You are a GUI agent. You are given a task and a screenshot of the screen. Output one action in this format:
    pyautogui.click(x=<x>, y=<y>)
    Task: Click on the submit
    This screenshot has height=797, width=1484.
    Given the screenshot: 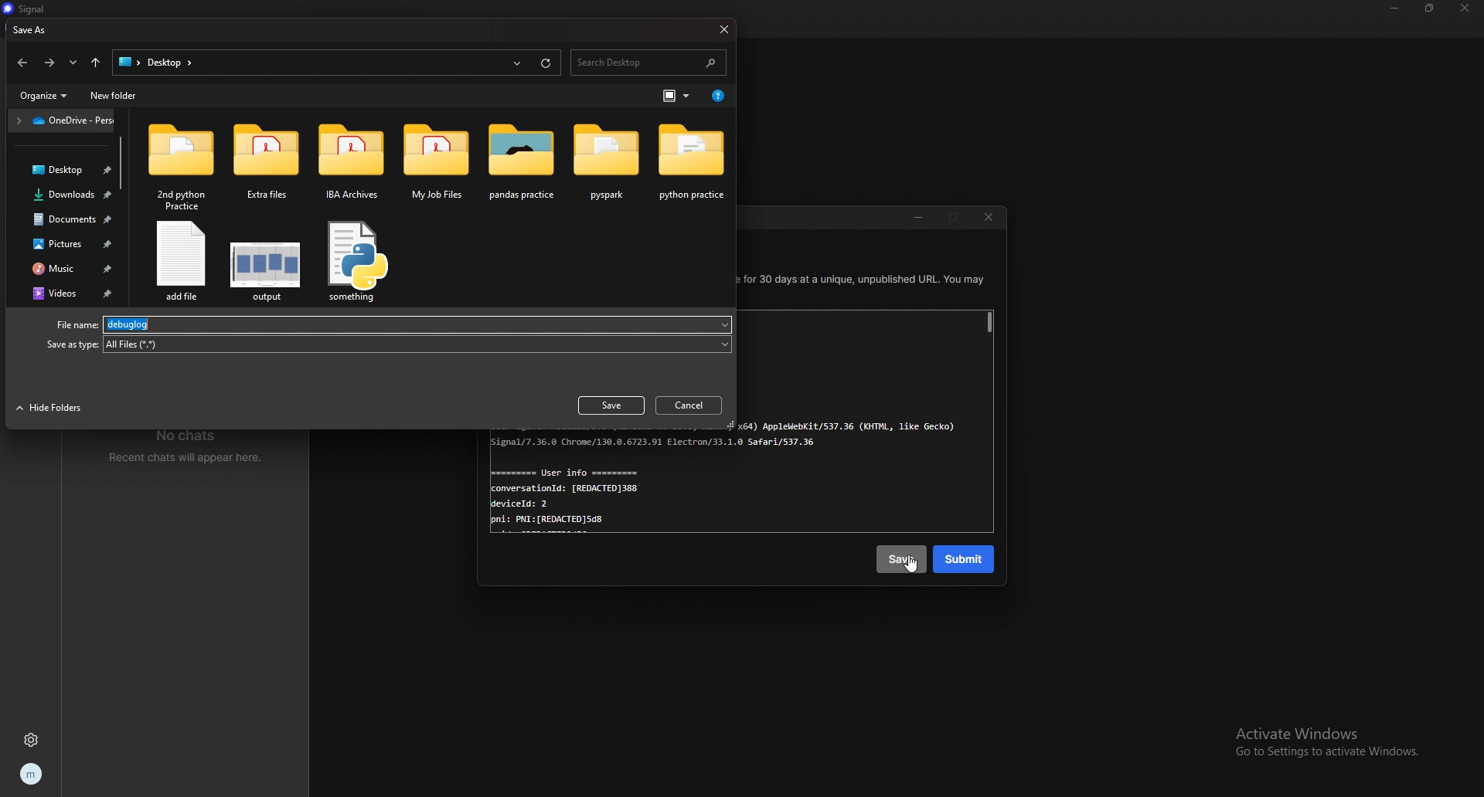 What is the action you would take?
    pyautogui.click(x=965, y=560)
    